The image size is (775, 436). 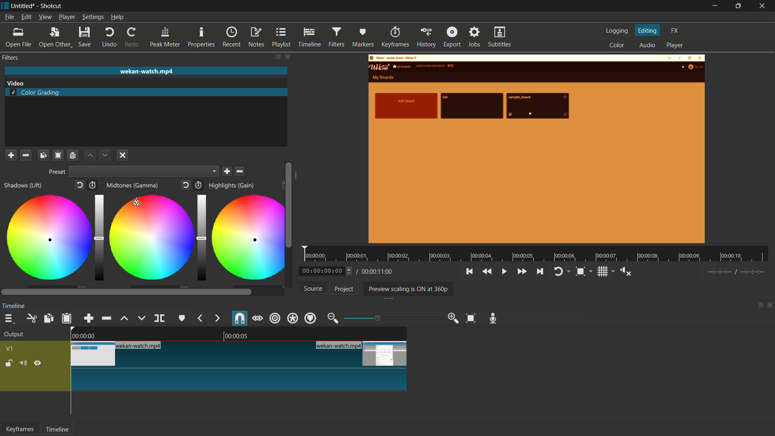 What do you see at coordinates (538, 254) in the screenshot?
I see `time` at bounding box center [538, 254].